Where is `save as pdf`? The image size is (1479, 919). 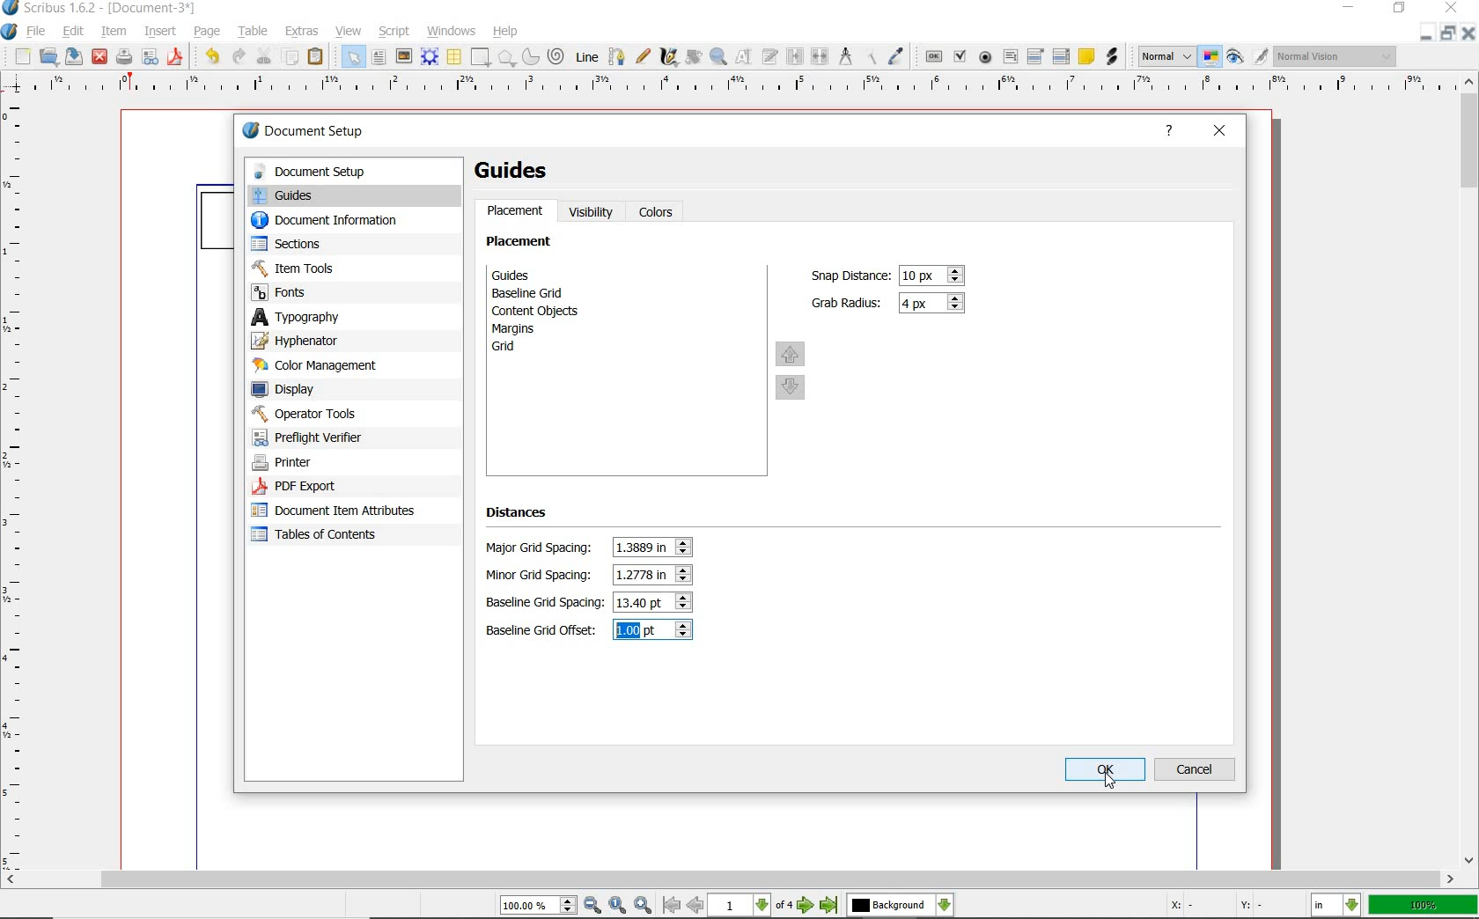
save as pdf is located at coordinates (173, 57).